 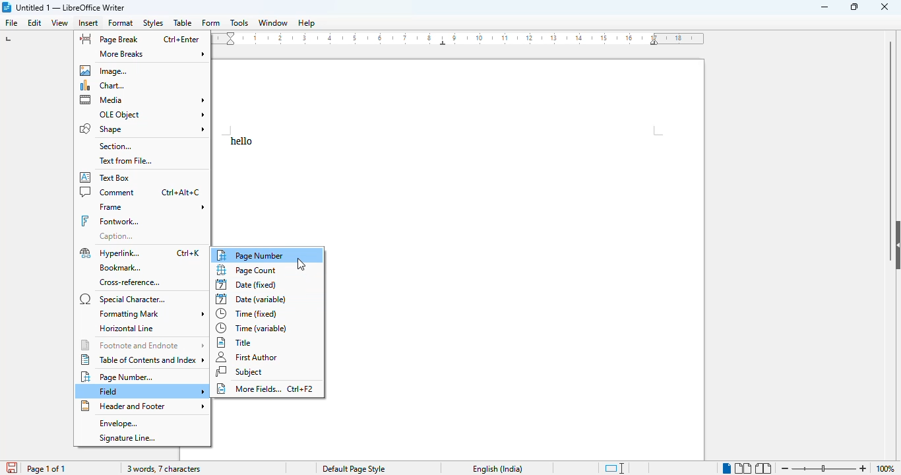 What do you see at coordinates (119, 268) in the screenshot?
I see `bookmark` at bounding box center [119, 268].